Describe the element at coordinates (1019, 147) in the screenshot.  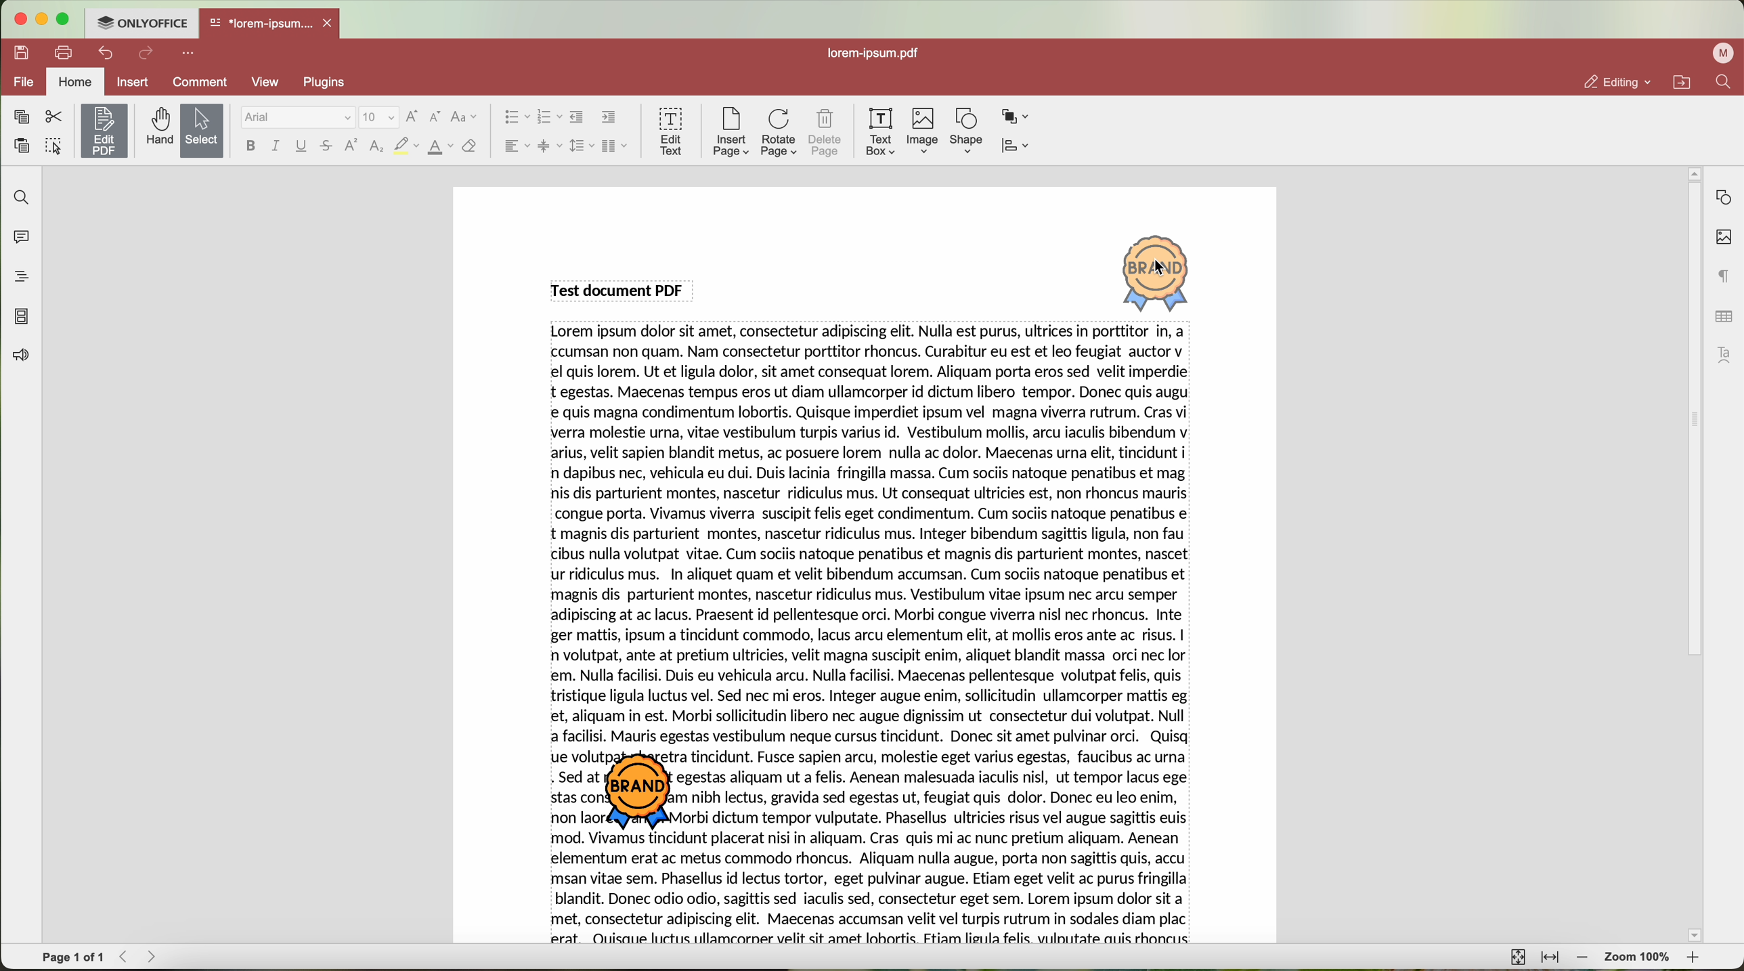
I see `align shape` at that location.